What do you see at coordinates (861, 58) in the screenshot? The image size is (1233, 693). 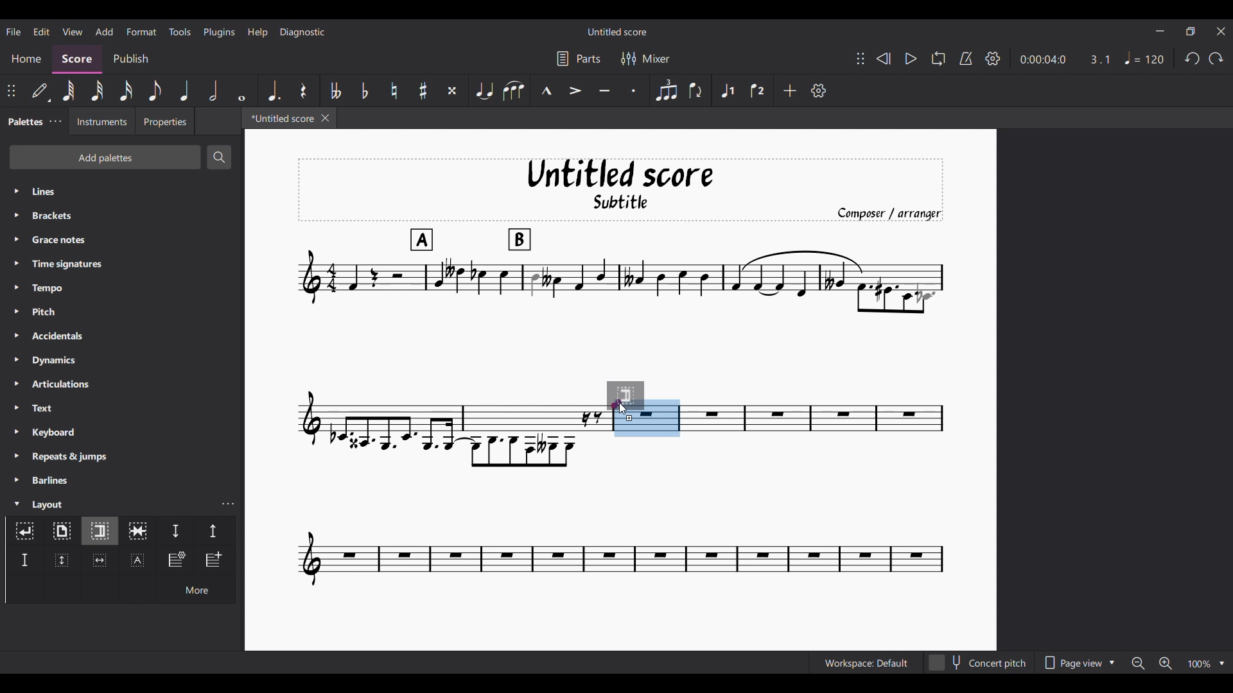 I see `Change position` at bounding box center [861, 58].